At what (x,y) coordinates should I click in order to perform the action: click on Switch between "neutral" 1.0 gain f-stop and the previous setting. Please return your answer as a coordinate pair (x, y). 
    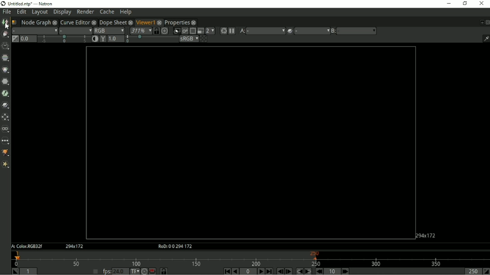
    Looking at the image, I should click on (15, 39).